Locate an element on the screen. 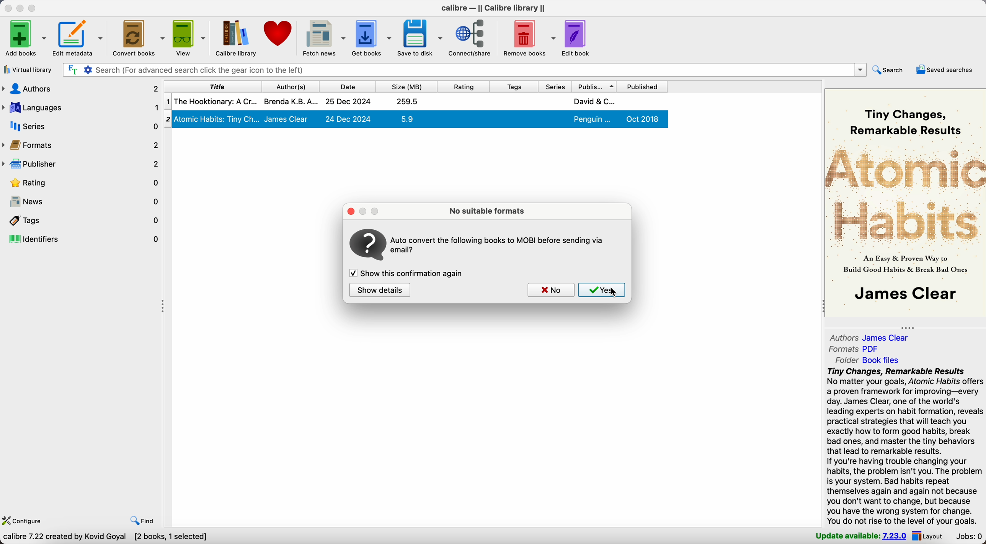 The image size is (986, 544). Tiny Changes, Remarkable Results

No matter your goals, Atomic Habits offers
a proven framework for improving—every
day. James Clear, one of the world's
leading experts on habit formation, reveals
practical strategies that will teach you
exactly how to form good habits, break
bad ones, and master the tiny behaviors
that lead to remarkable results.

If you're having trouble changing your
habits, the problem isn't you. The problem
is your system. Bad habits repeat
themselves again and again not because
you don't want to change, but because
you have the wrong system for change.
You do not rise to the level of your goals. is located at coordinates (904, 447).